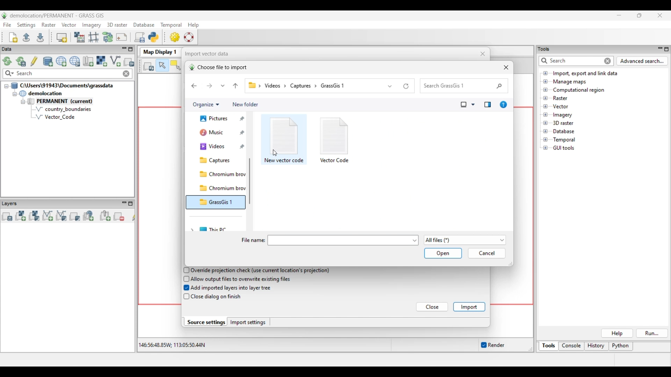 Image resolution: width=671 pixels, height=377 pixels. Describe the element at coordinates (217, 297) in the screenshot. I see `Close dialog on finish` at that location.